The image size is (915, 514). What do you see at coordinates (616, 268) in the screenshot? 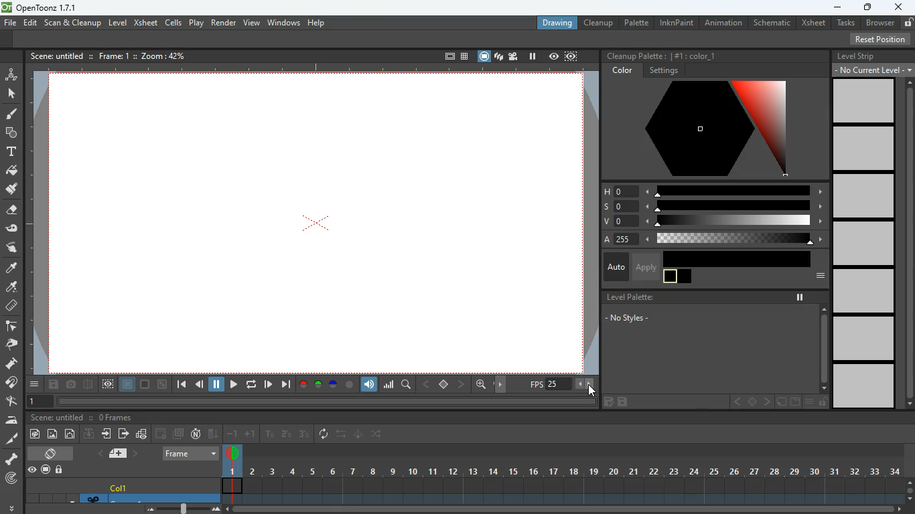
I see `auto` at bounding box center [616, 268].